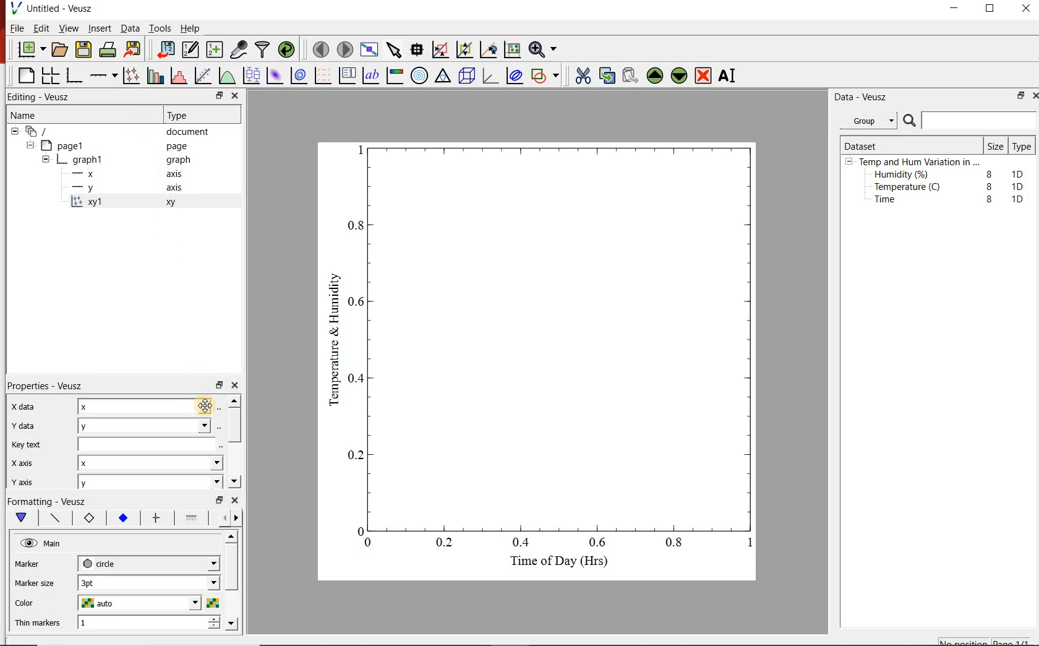 This screenshot has height=646, width=1039. I want to click on Plot points with lines and error bars, so click(131, 74).